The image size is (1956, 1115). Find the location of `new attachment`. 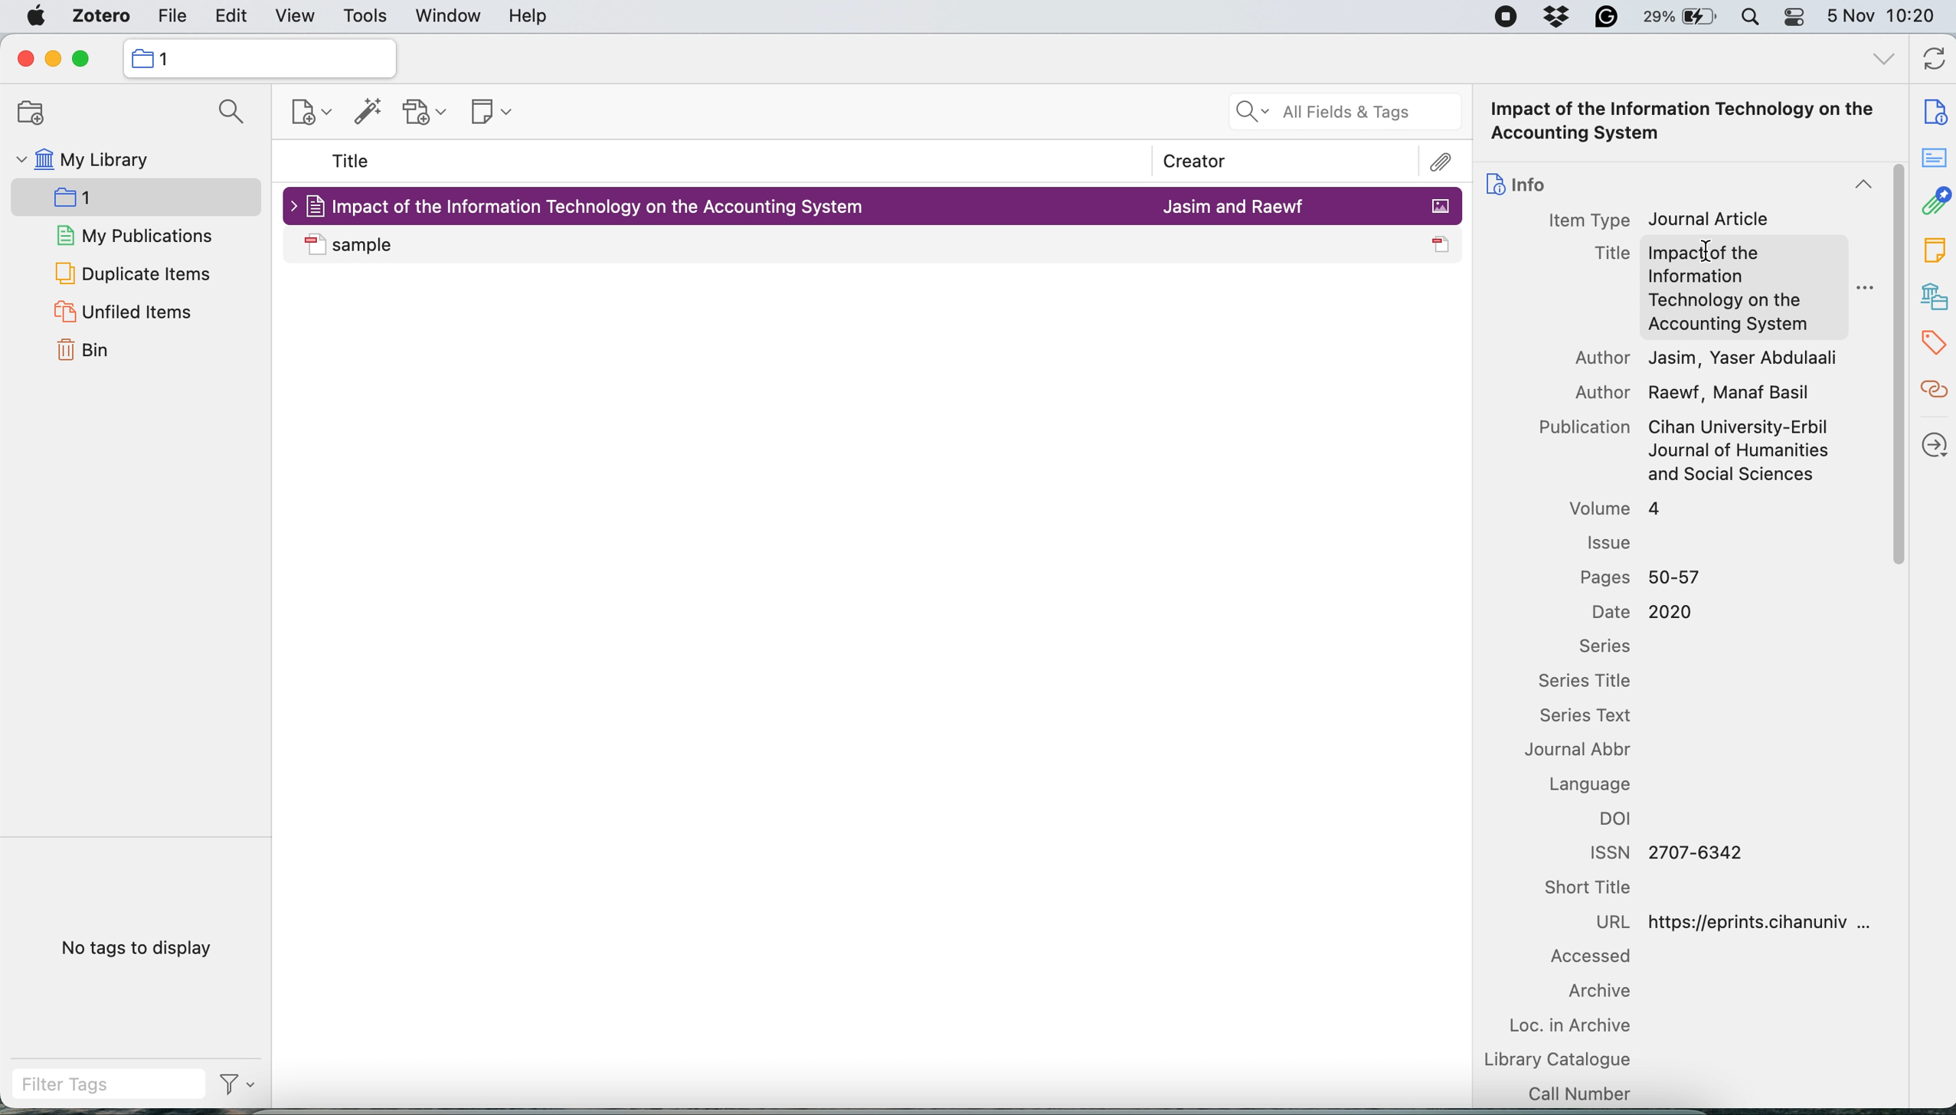

new attachment is located at coordinates (424, 114).